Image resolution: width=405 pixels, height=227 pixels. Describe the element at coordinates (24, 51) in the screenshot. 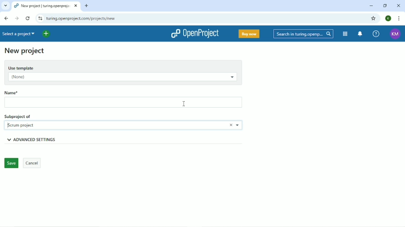

I see `New project` at that location.